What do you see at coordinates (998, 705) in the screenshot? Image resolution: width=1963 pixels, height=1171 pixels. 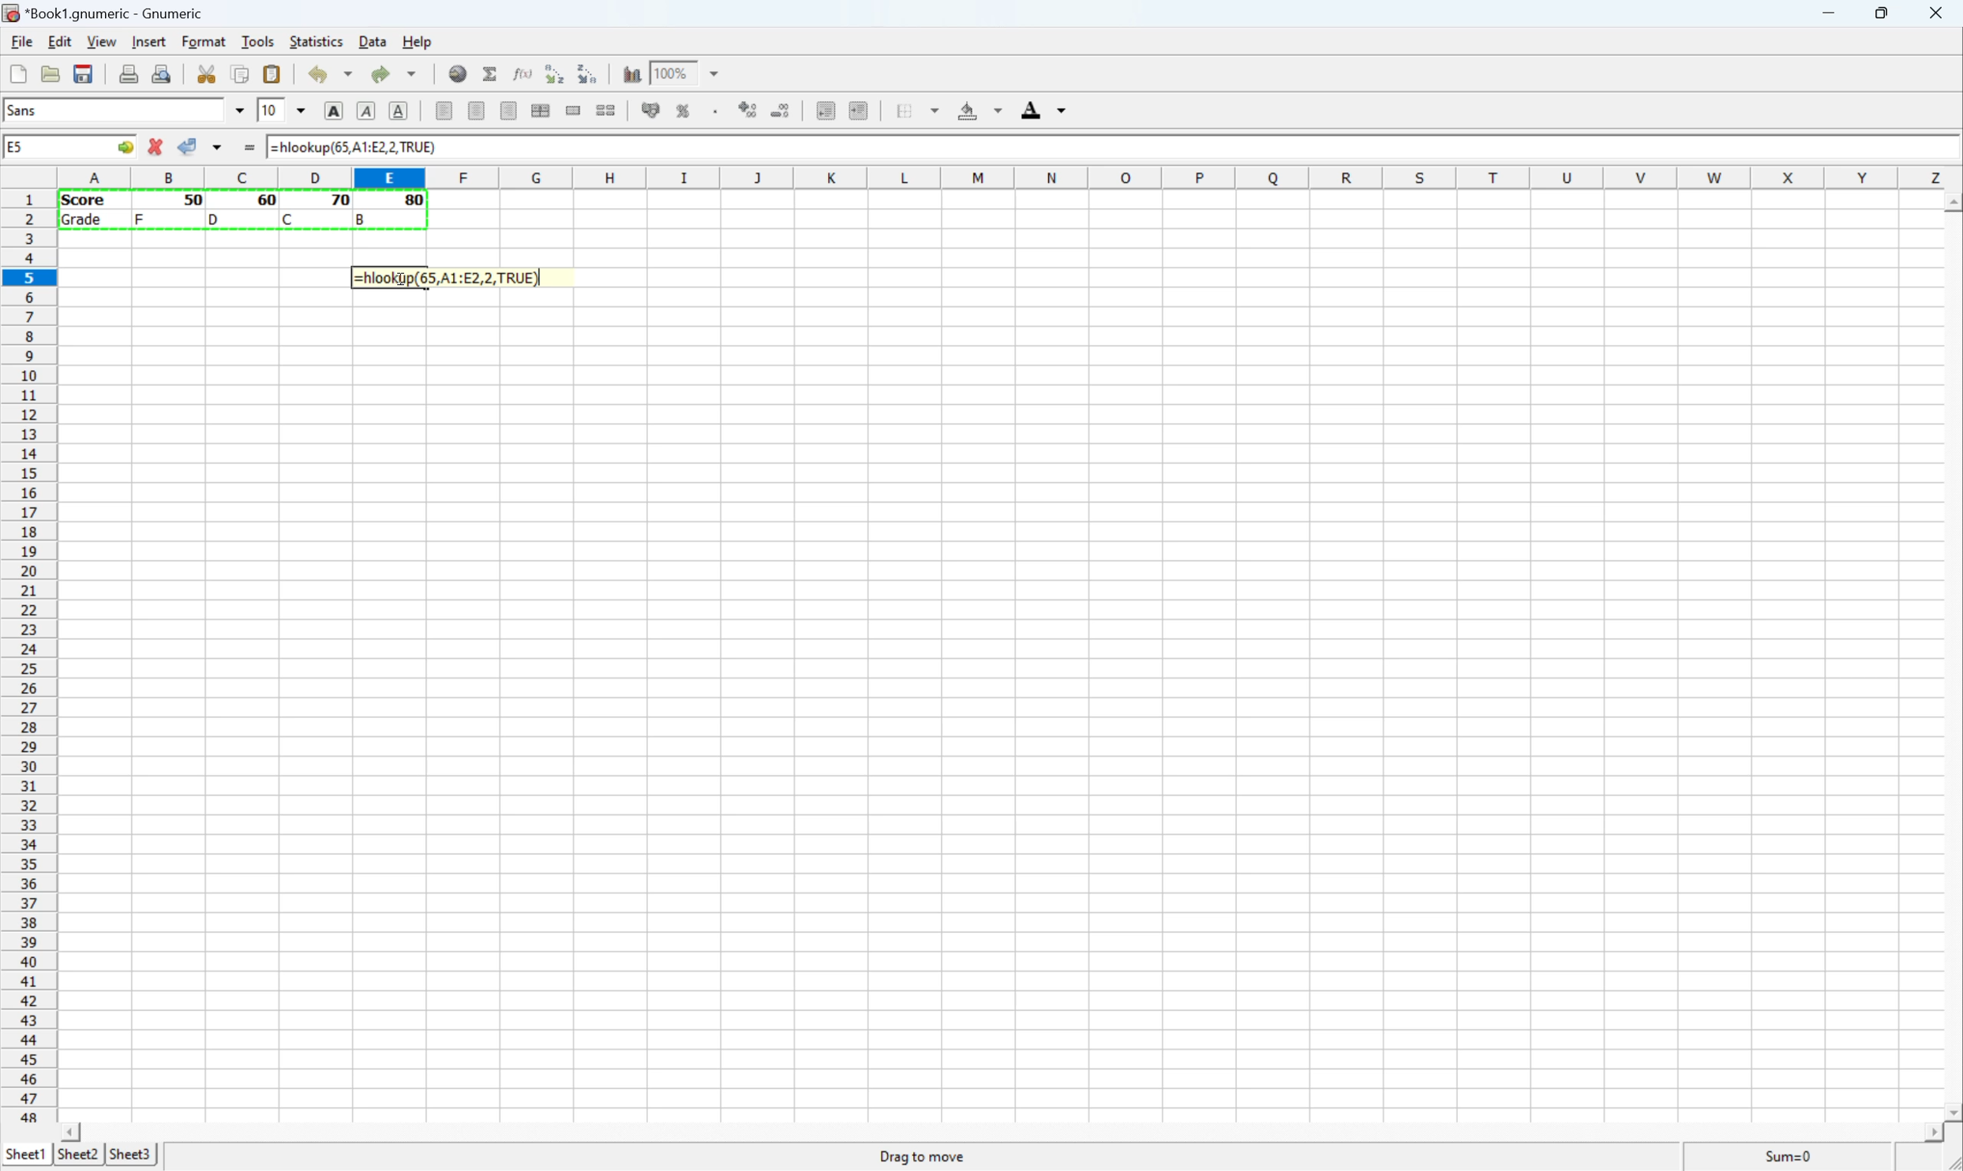 I see `cells` at bounding box center [998, 705].